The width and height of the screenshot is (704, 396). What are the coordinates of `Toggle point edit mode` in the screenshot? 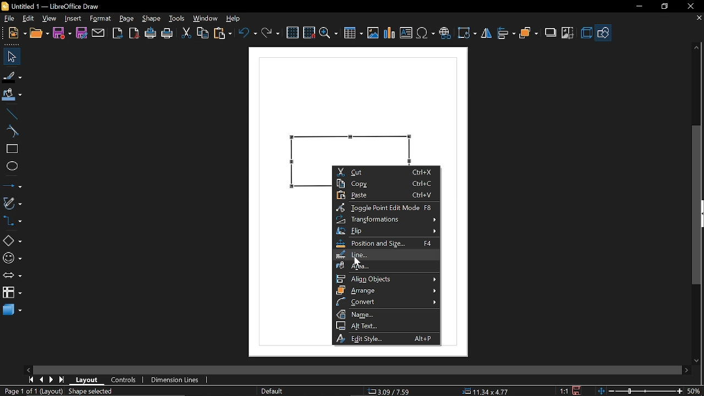 It's located at (384, 208).